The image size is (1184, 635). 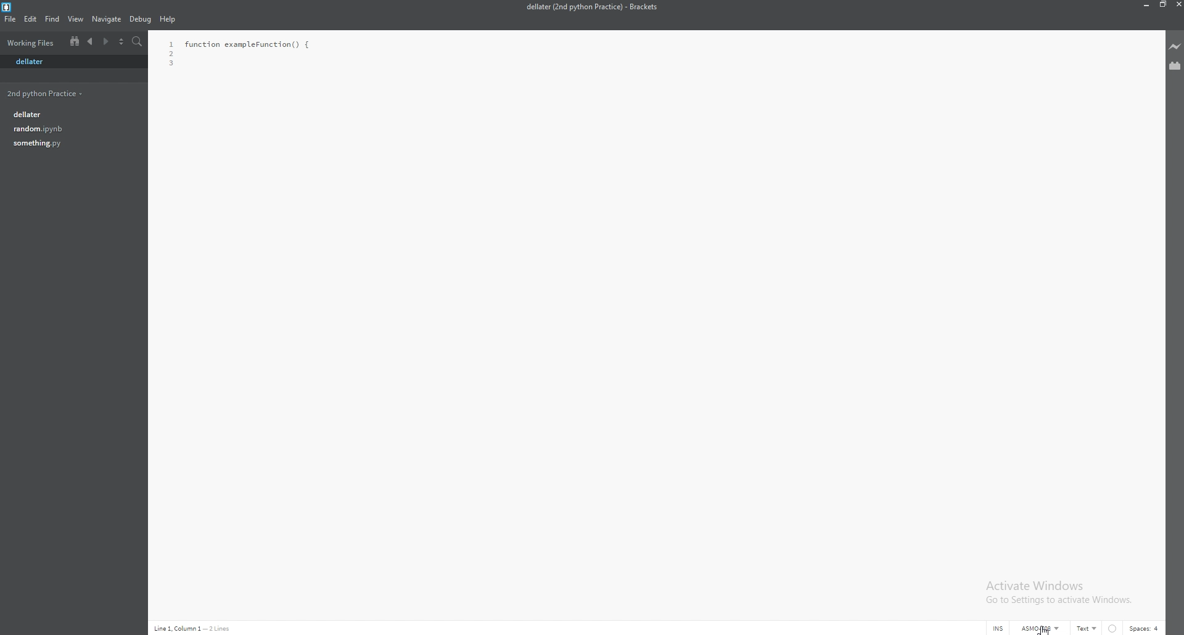 I want to click on resize, so click(x=1163, y=4).